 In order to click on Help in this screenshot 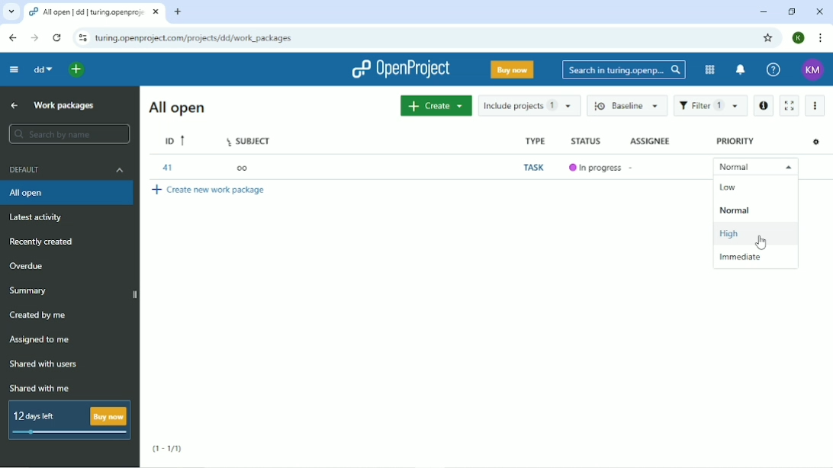, I will do `click(773, 69)`.